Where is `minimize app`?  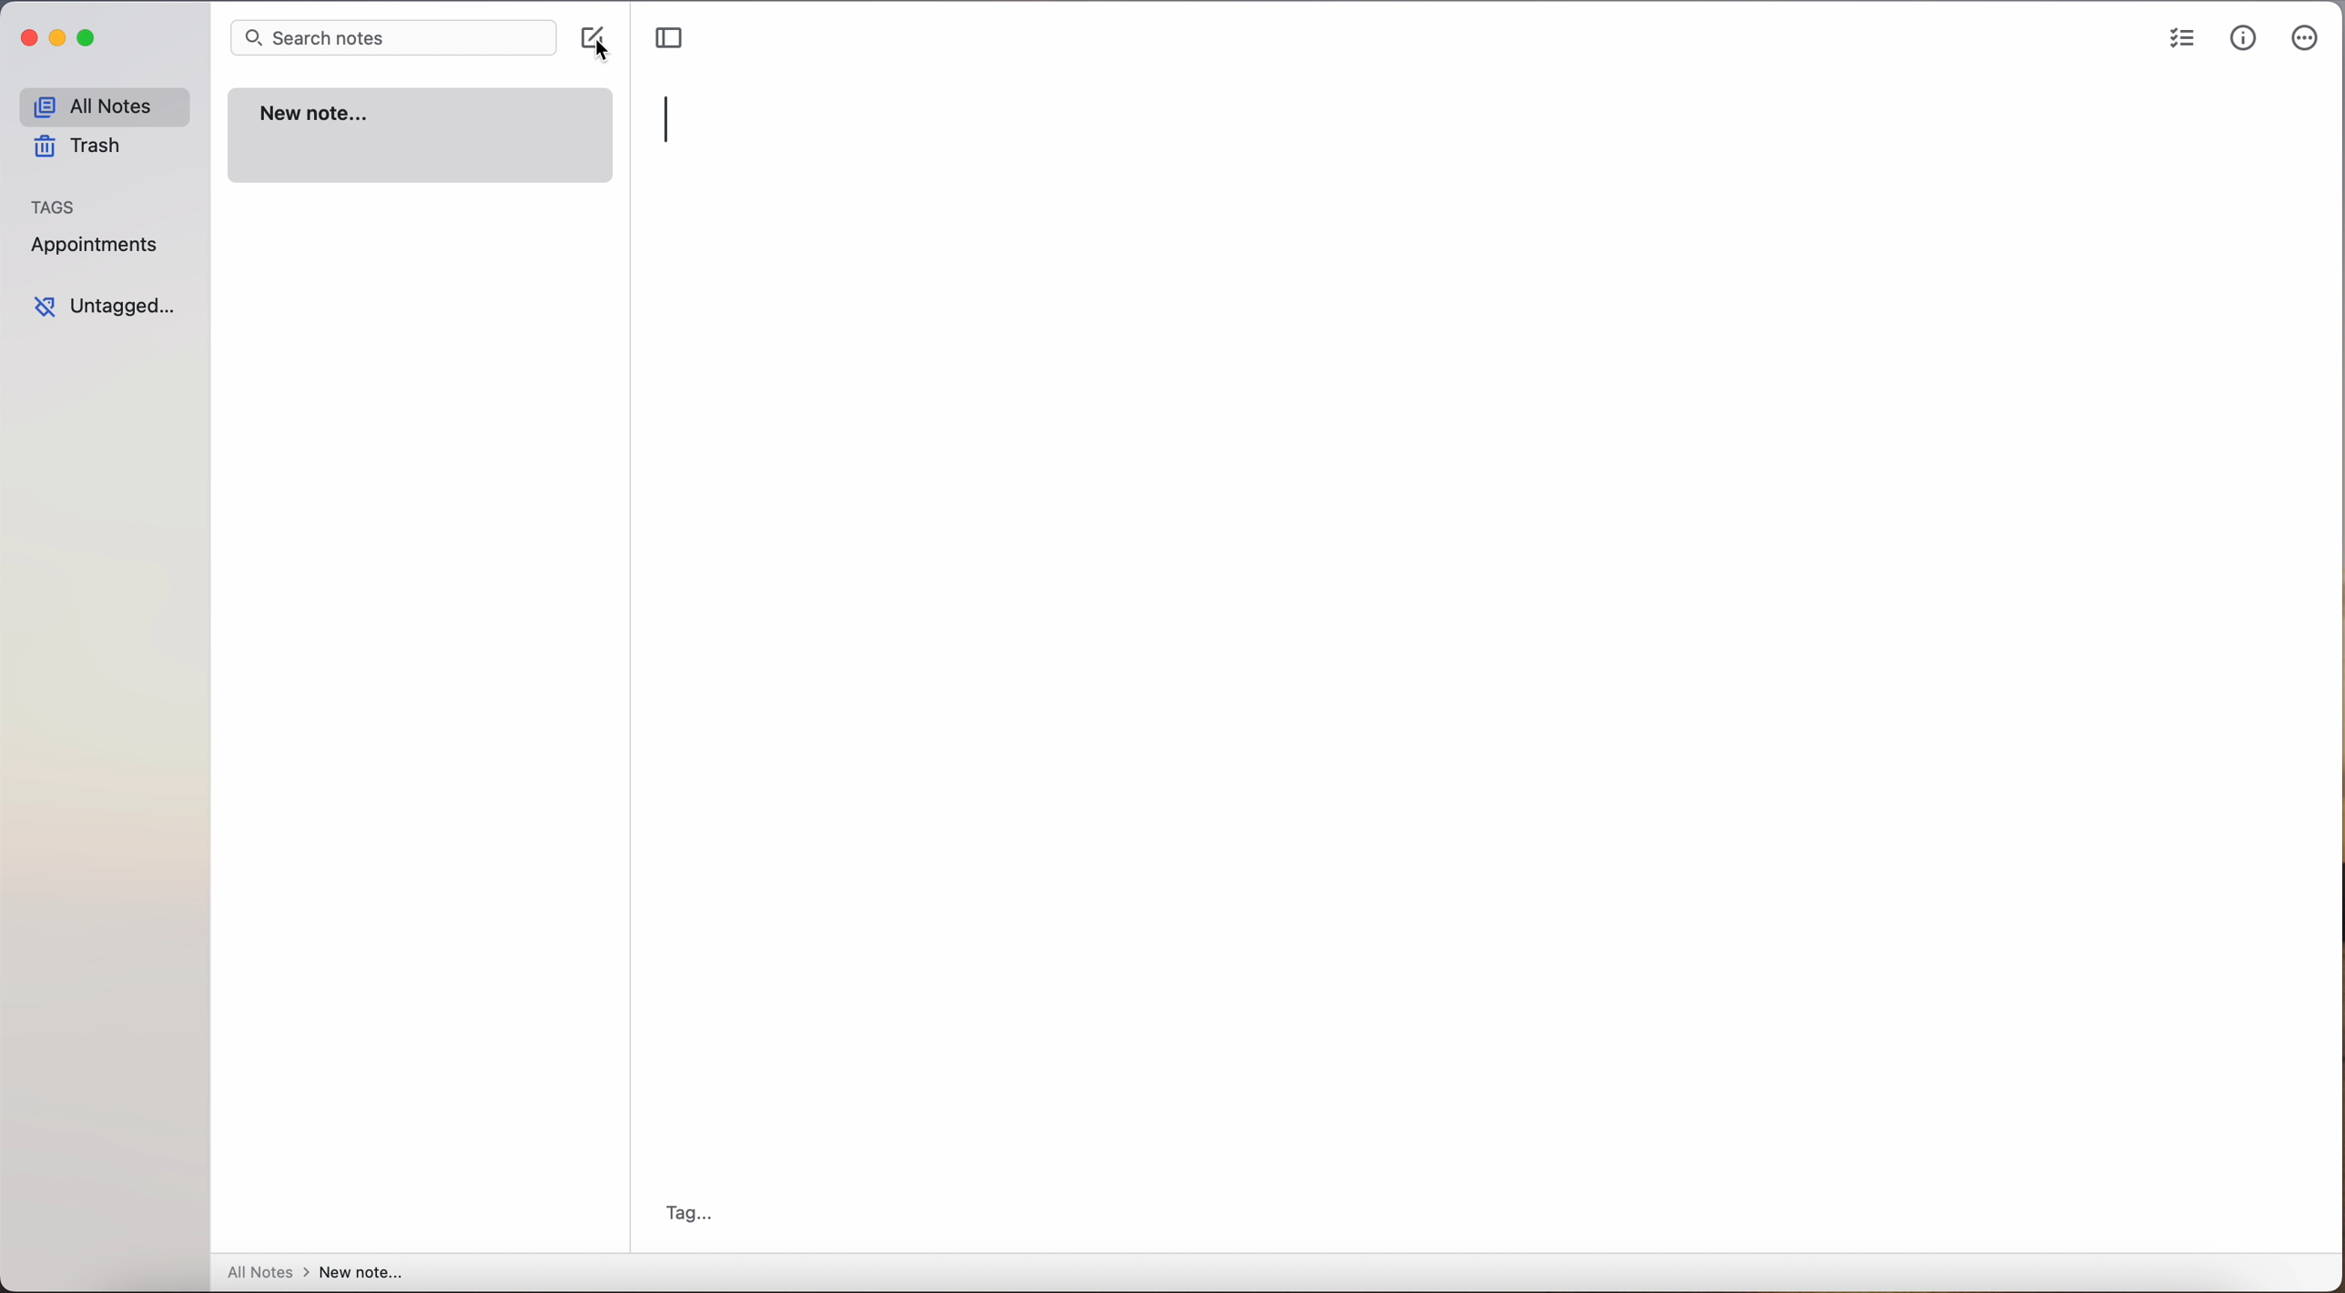 minimize app is located at coordinates (63, 41).